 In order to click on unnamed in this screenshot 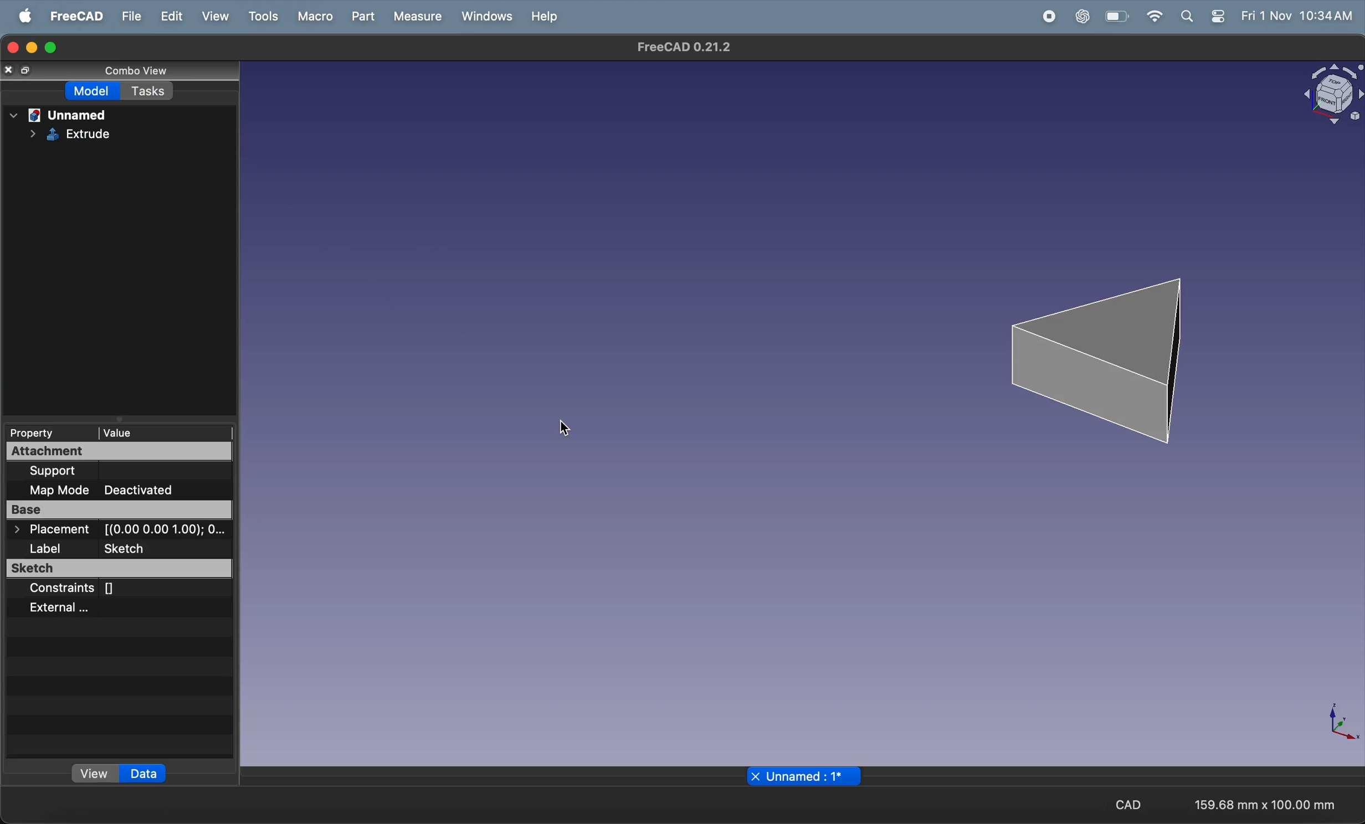, I will do `click(59, 114)`.